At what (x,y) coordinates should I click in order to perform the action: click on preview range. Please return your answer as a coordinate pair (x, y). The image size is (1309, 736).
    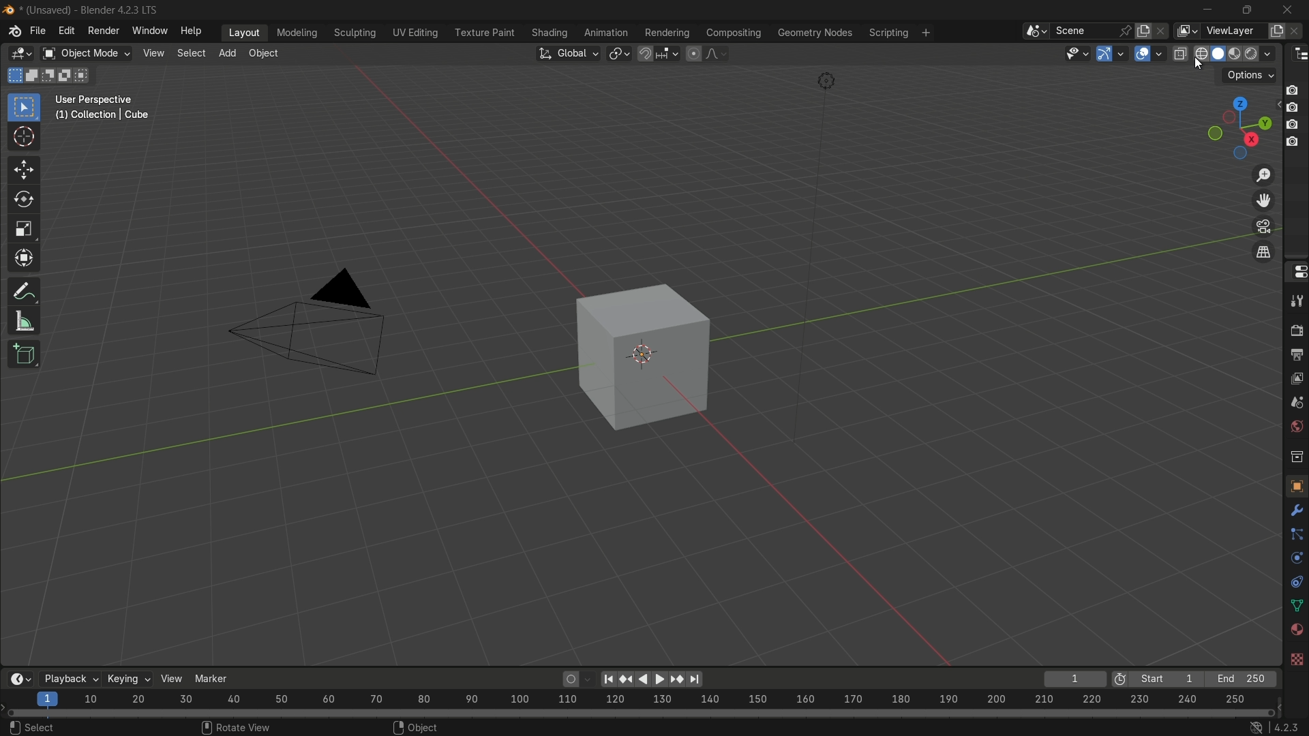
    Looking at the image, I should click on (1119, 678).